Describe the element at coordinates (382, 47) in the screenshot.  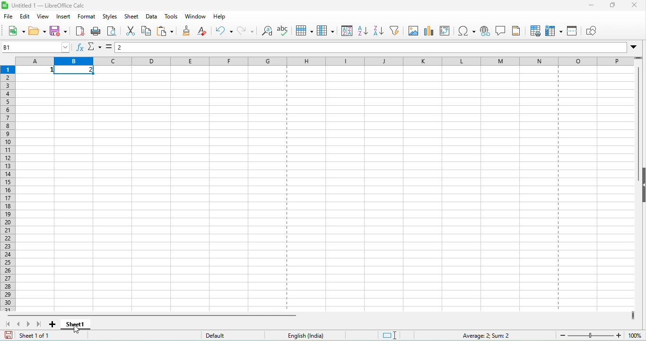
I see `formula bar` at that location.